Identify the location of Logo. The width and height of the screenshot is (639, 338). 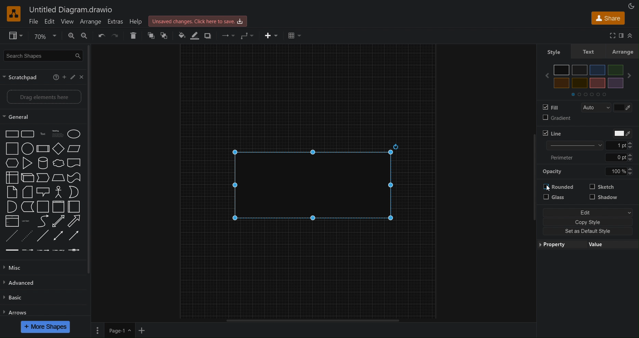
(14, 14).